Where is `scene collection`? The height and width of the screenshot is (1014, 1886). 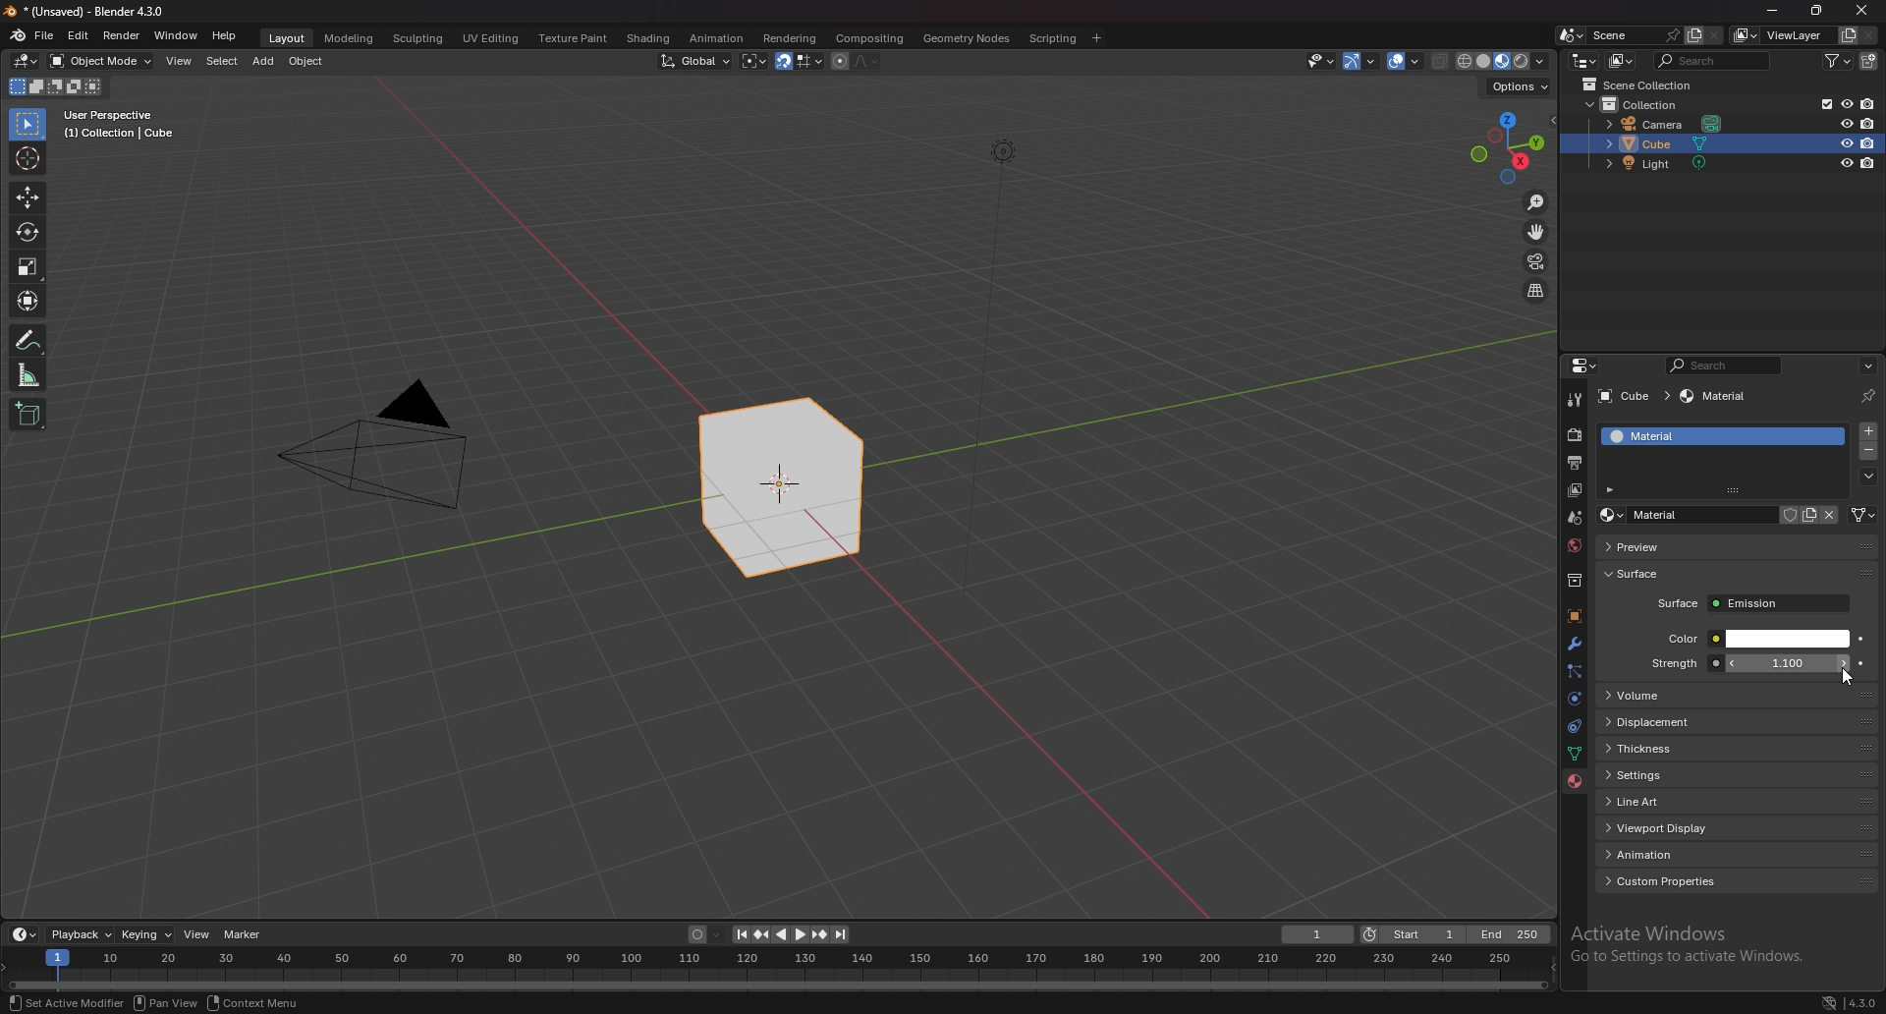
scene collection is located at coordinates (1642, 85).